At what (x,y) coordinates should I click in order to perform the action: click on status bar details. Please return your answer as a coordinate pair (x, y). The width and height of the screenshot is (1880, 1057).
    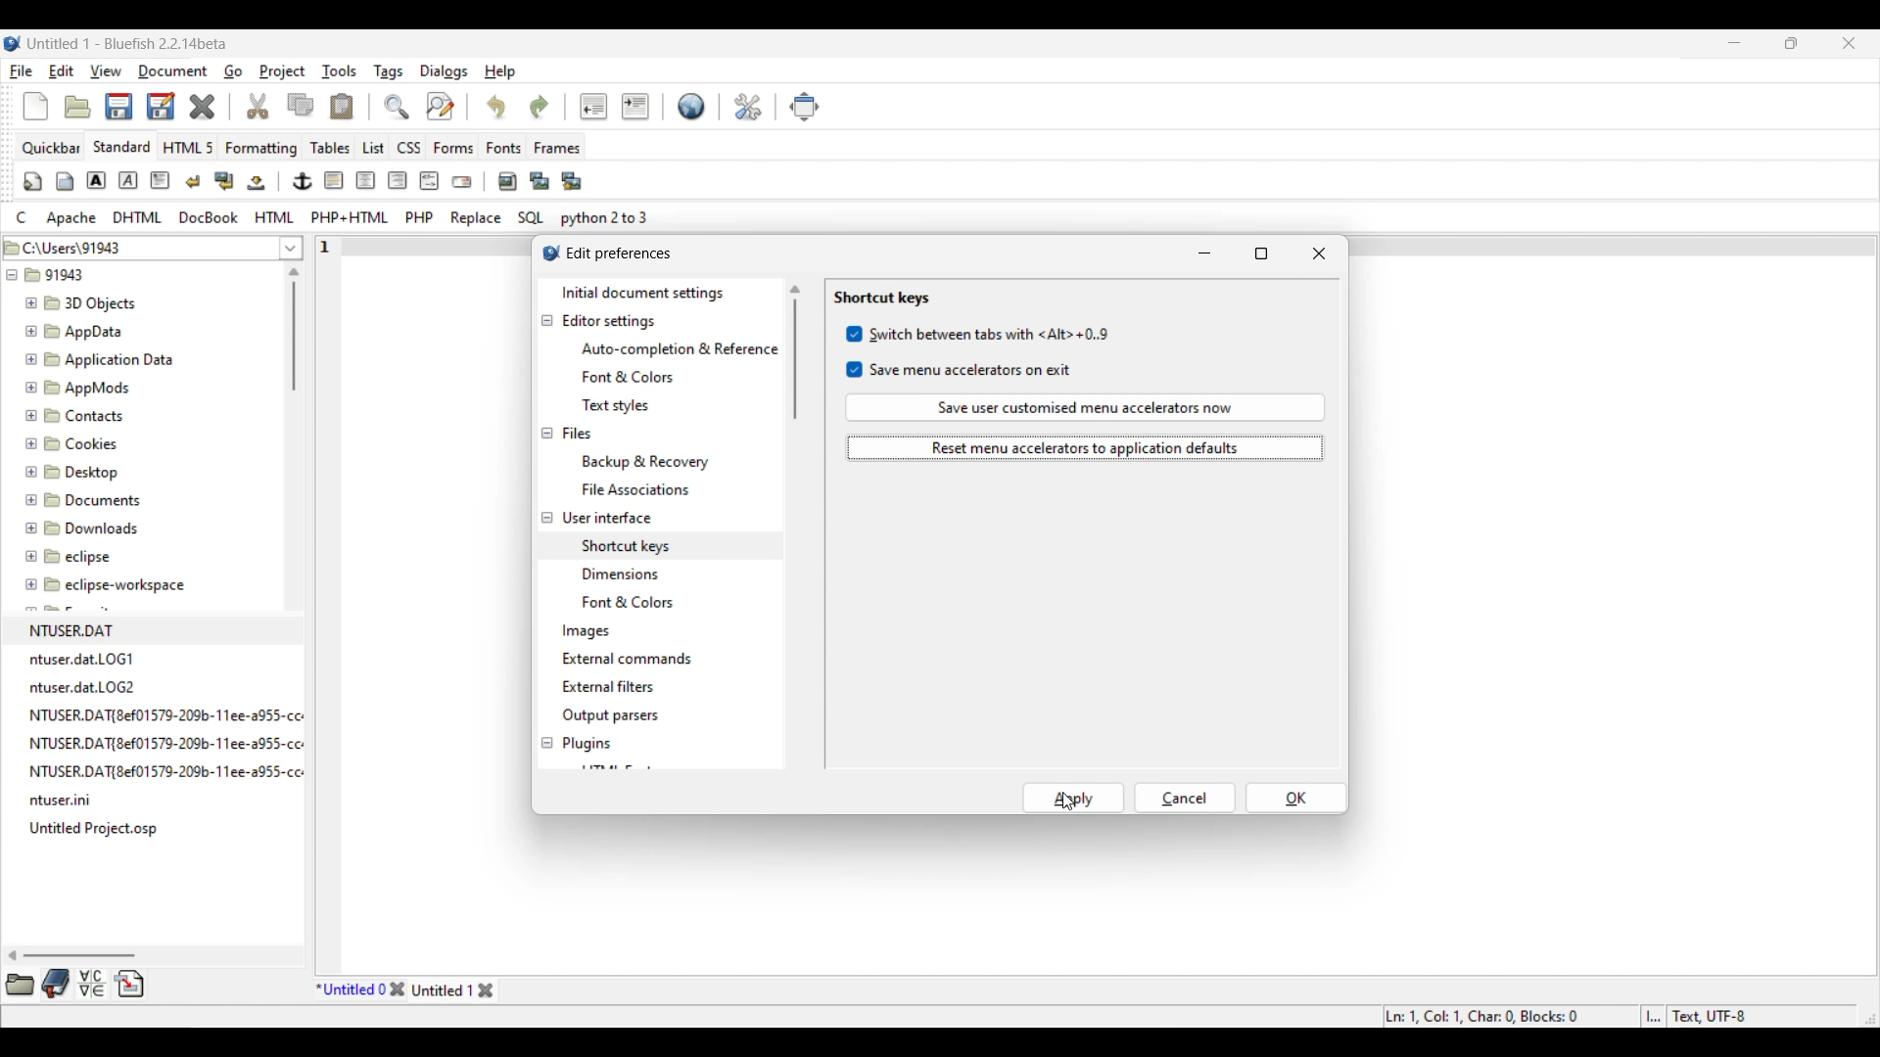
    Looking at the image, I should click on (1604, 1014).